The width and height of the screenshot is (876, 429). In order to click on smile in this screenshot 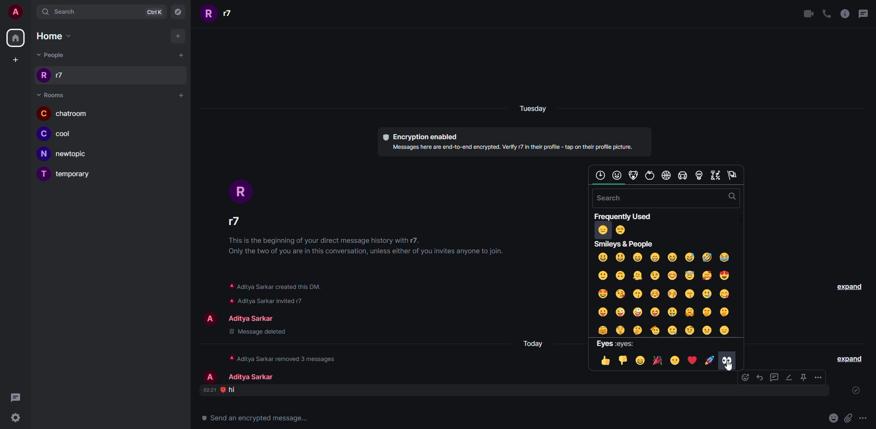, I will do `click(641, 360)`.